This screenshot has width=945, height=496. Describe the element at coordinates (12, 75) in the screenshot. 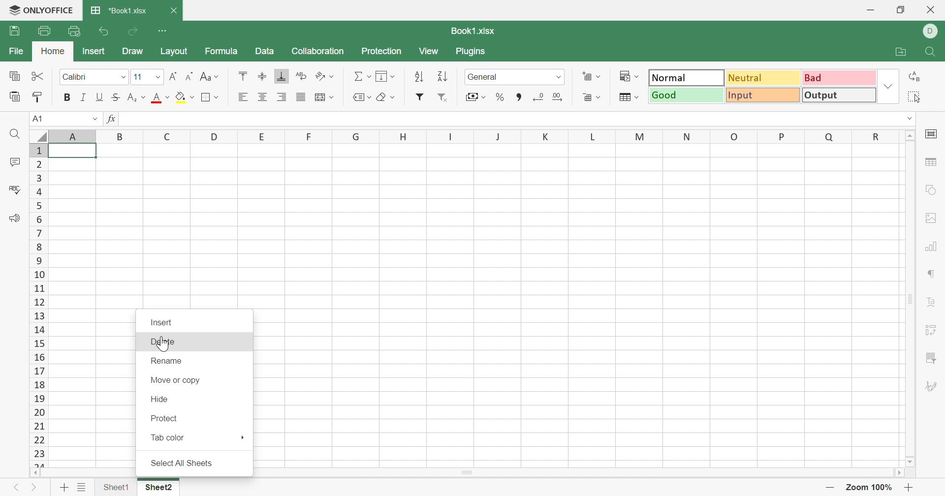

I see `Copy` at that location.